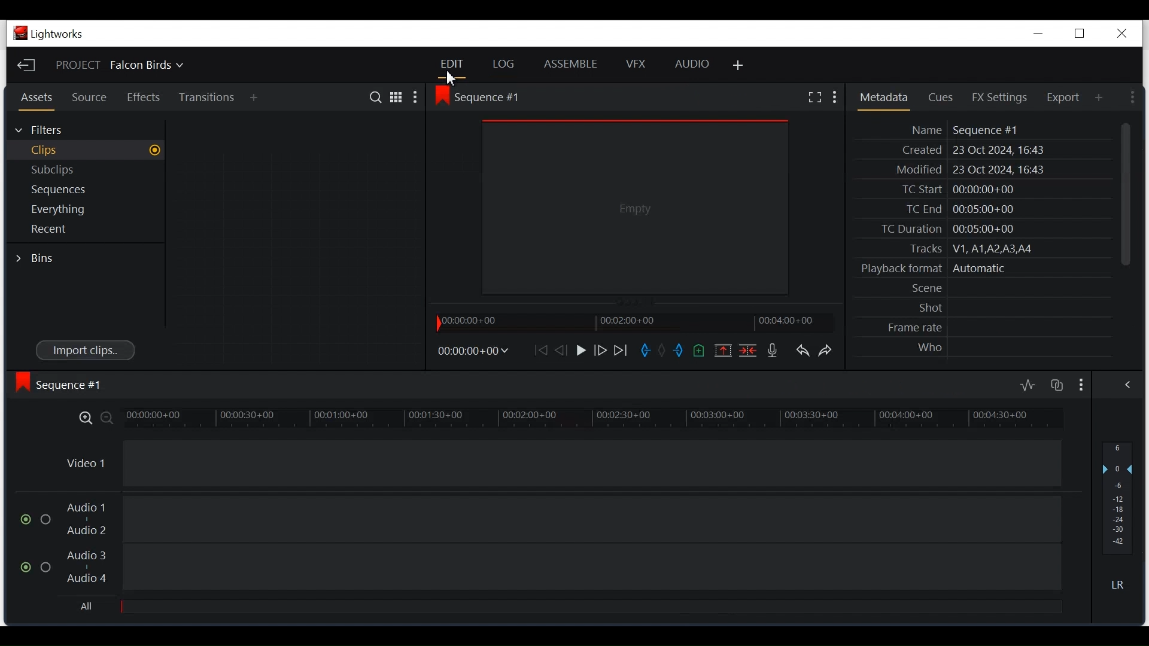 Image resolution: width=1149 pixels, height=646 pixels. I want to click on Fullscreen, so click(816, 96).